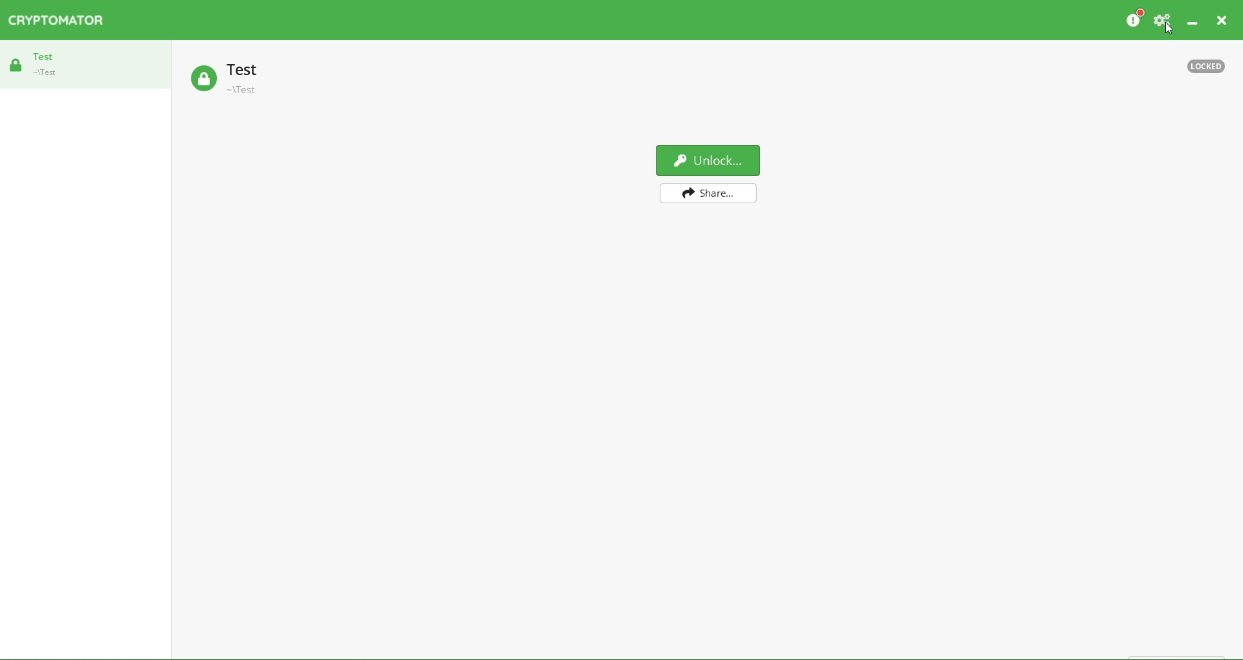 The height and width of the screenshot is (660, 1243). Describe the element at coordinates (1165, 20) in the screenshot. I see `Support` at that location.